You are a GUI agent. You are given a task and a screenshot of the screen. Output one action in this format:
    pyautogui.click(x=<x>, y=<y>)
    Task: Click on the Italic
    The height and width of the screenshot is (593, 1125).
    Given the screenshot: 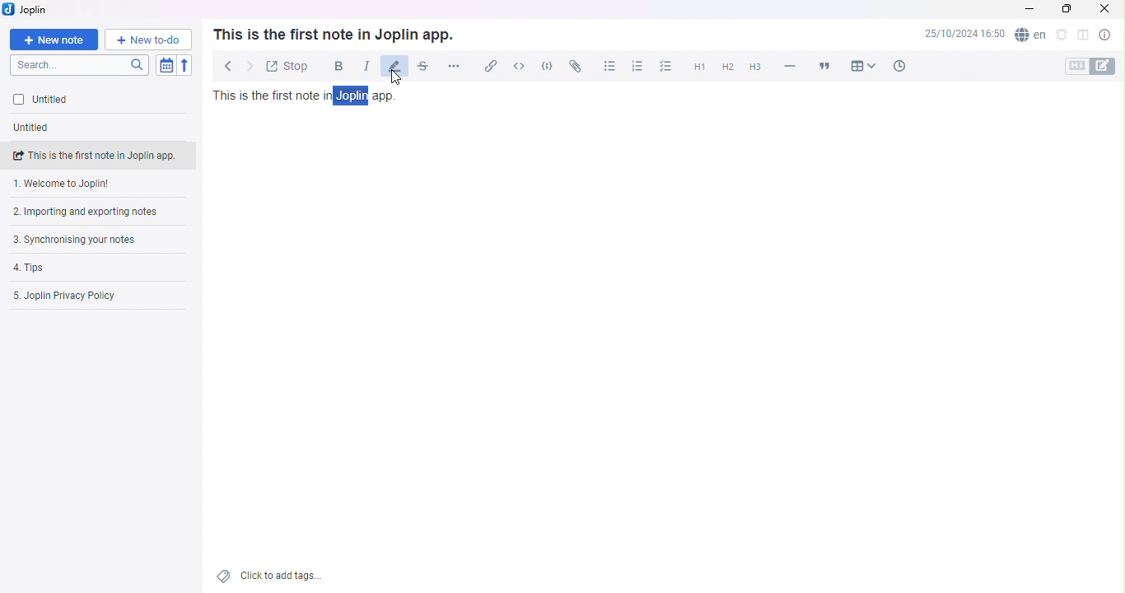 What is the action you would take?
    pyautogui.click(x=362, y=66)
    